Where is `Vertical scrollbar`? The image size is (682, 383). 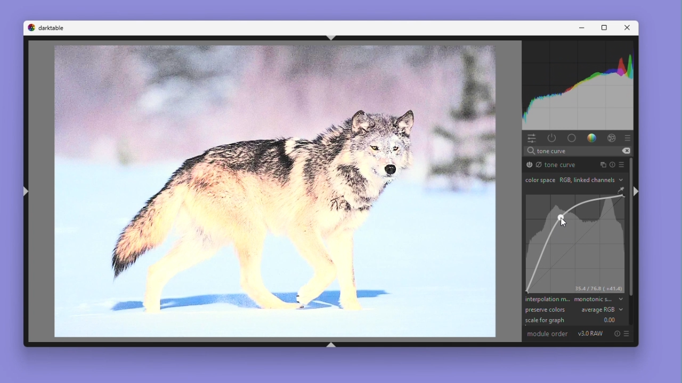 Vertical scrollbar is located at coordinates (630, 227).